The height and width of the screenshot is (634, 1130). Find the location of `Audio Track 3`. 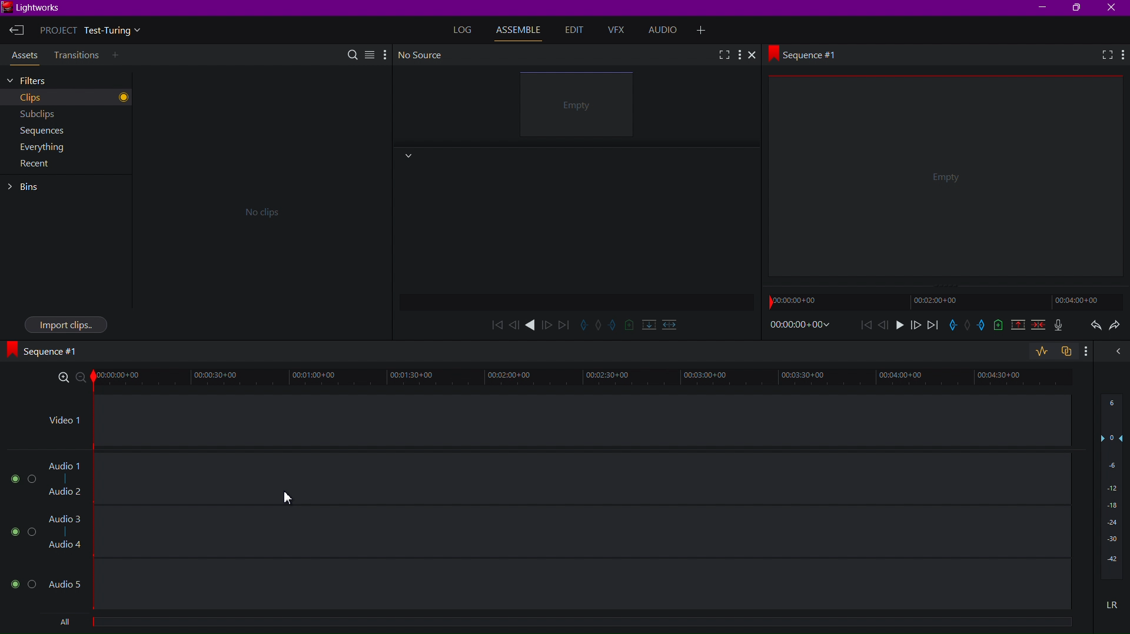

Audio Track 3 is located at coordinates (583, 585).